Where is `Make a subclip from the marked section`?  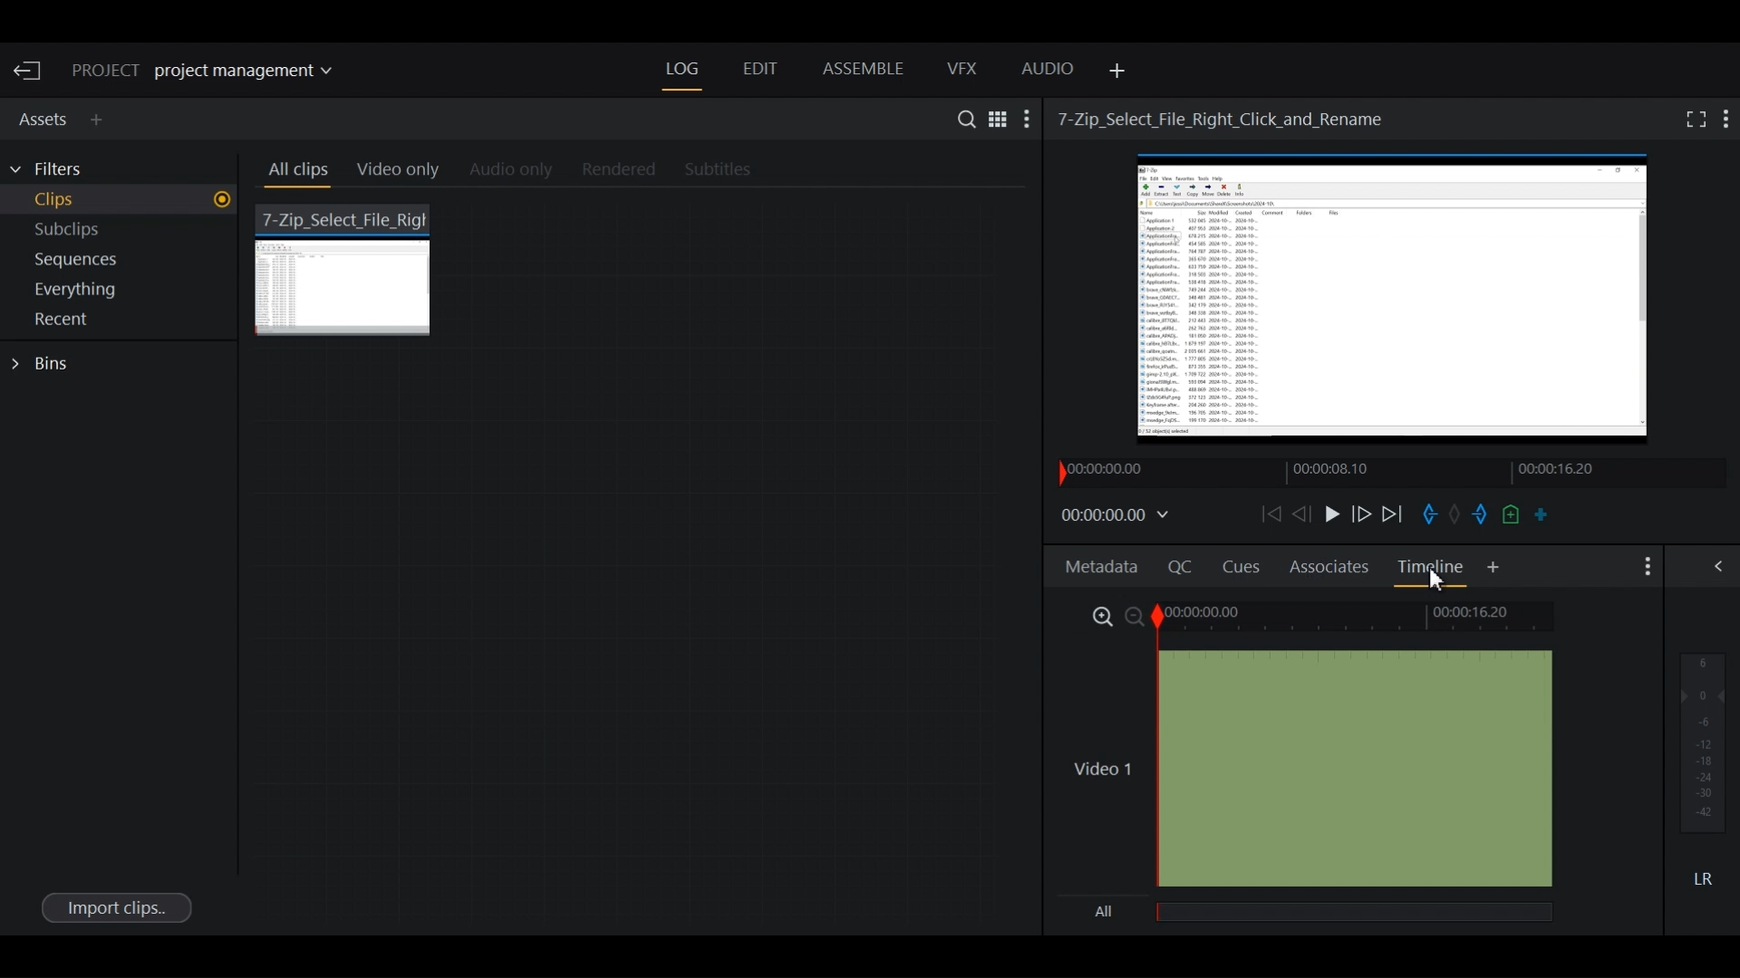 Make a subclip from the marked section is located at coordinates (1542, 513).